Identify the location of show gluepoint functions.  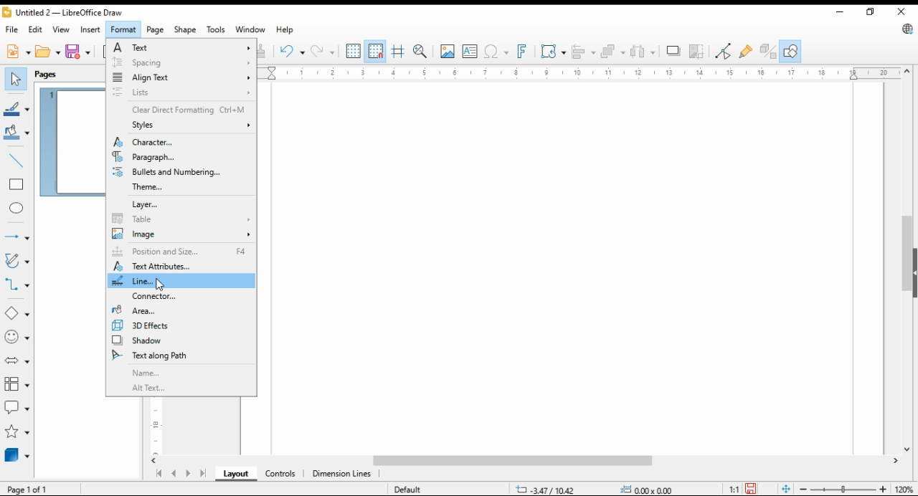
(744, 51).